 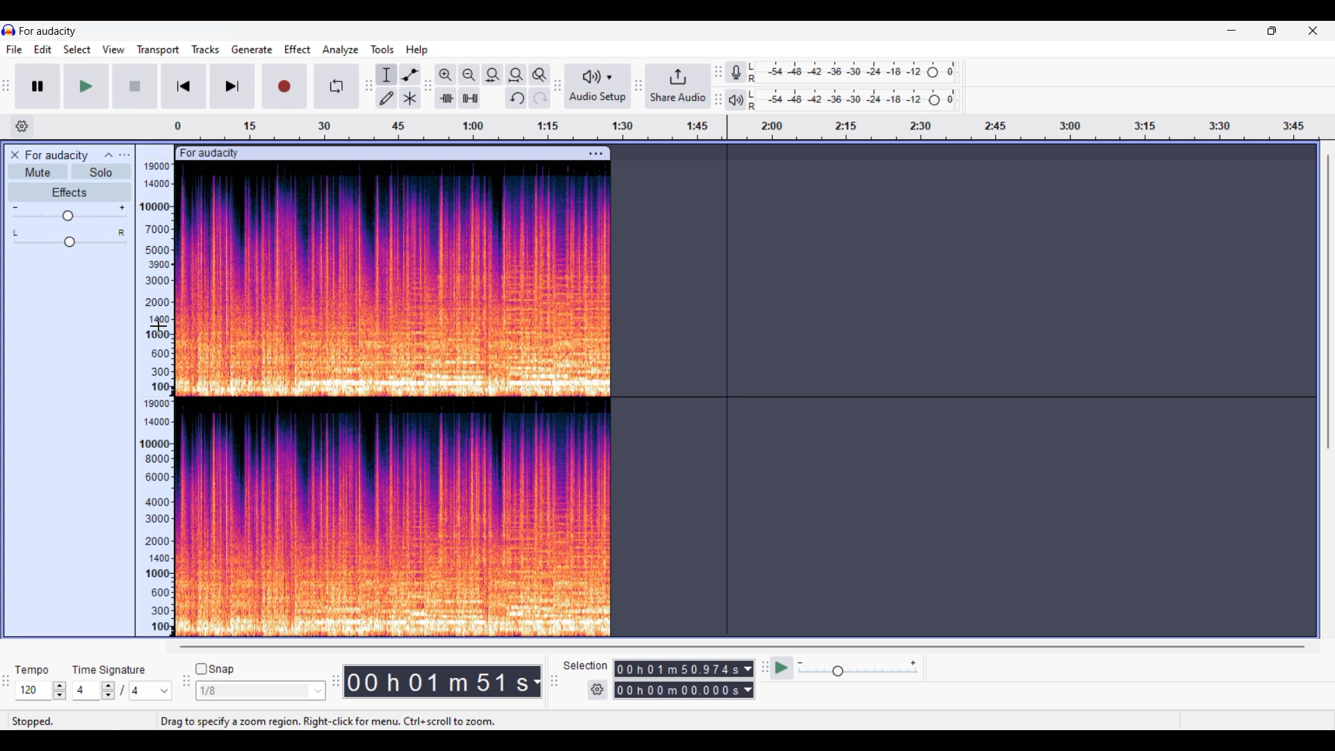 I want to click on File menu, so click(x=15, y=49).